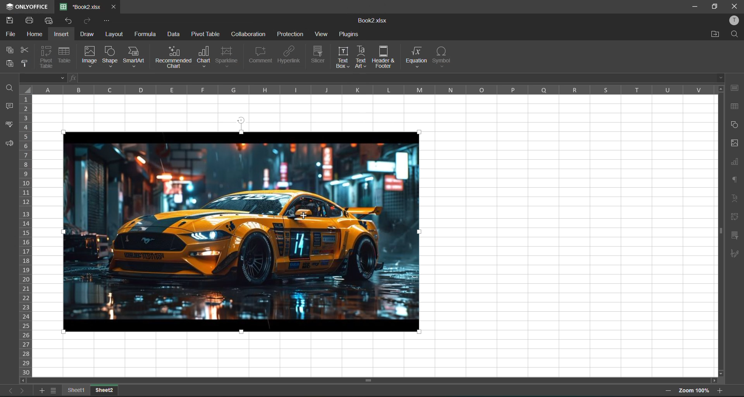  Describe the element at coordinates (28, 63) in the screenshot. I see `copy style` at that location.